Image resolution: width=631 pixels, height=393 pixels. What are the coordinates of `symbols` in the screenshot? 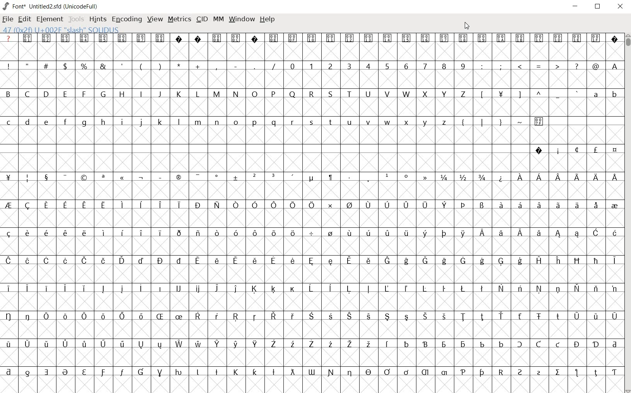 It's located at (539, 66).